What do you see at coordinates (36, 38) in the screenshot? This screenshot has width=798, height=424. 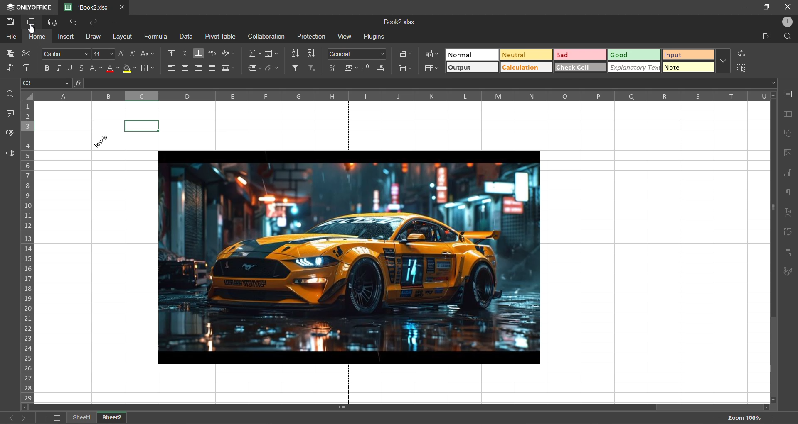 I see `home` at bounding box center [36, 38].